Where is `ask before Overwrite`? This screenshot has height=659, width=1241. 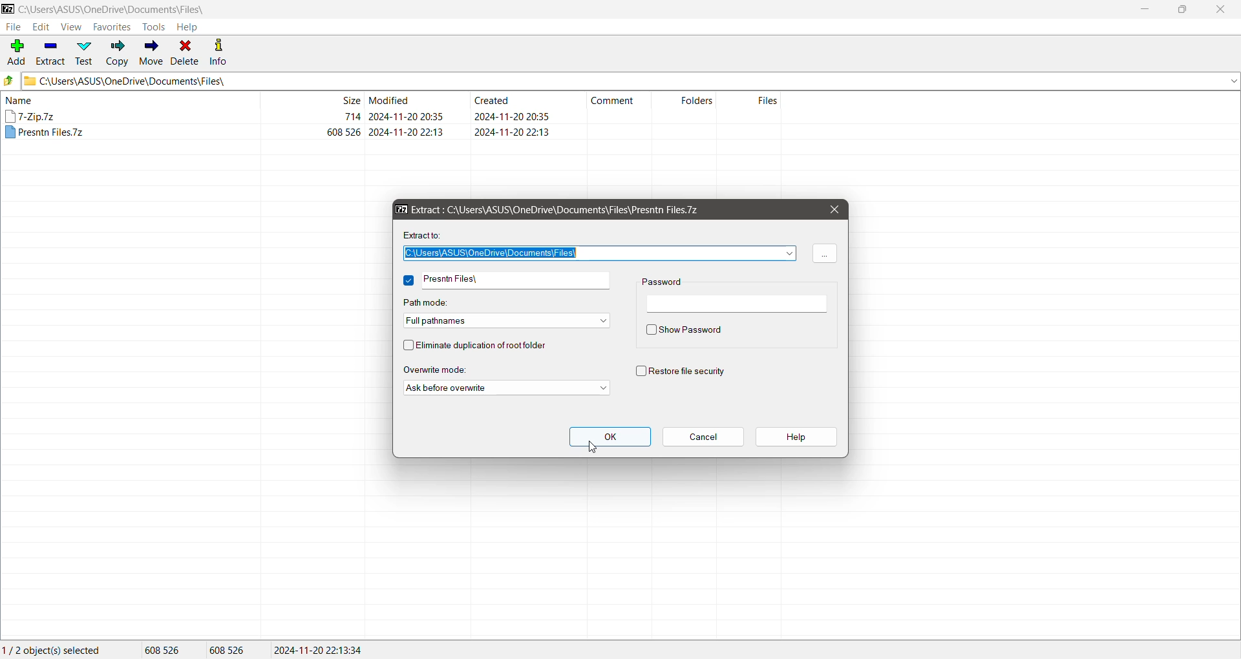 ask before Overwrite is located at coordinates (506, 388).